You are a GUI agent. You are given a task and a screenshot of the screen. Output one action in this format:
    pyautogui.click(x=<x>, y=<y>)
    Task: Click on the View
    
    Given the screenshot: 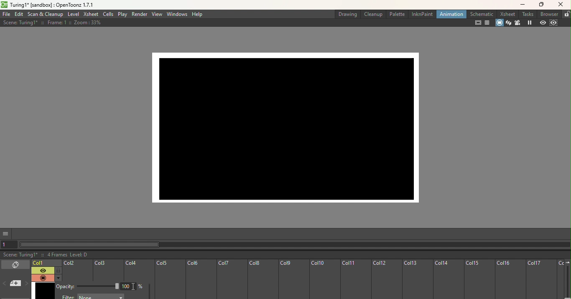 What is the action you would take?
    pyautogui.click(x=156, y=14)
    